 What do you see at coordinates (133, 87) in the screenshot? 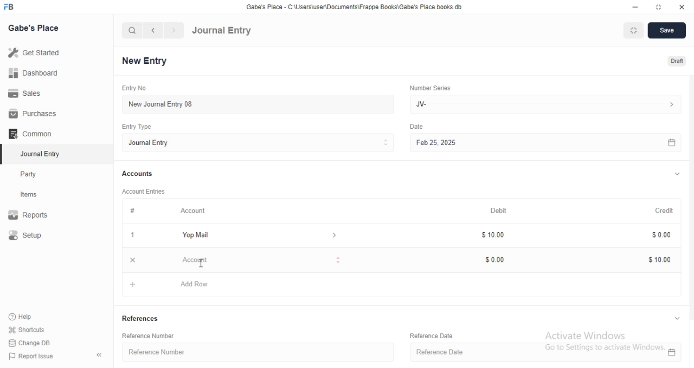
I see `Entry No` at bounding box center [133, 87].